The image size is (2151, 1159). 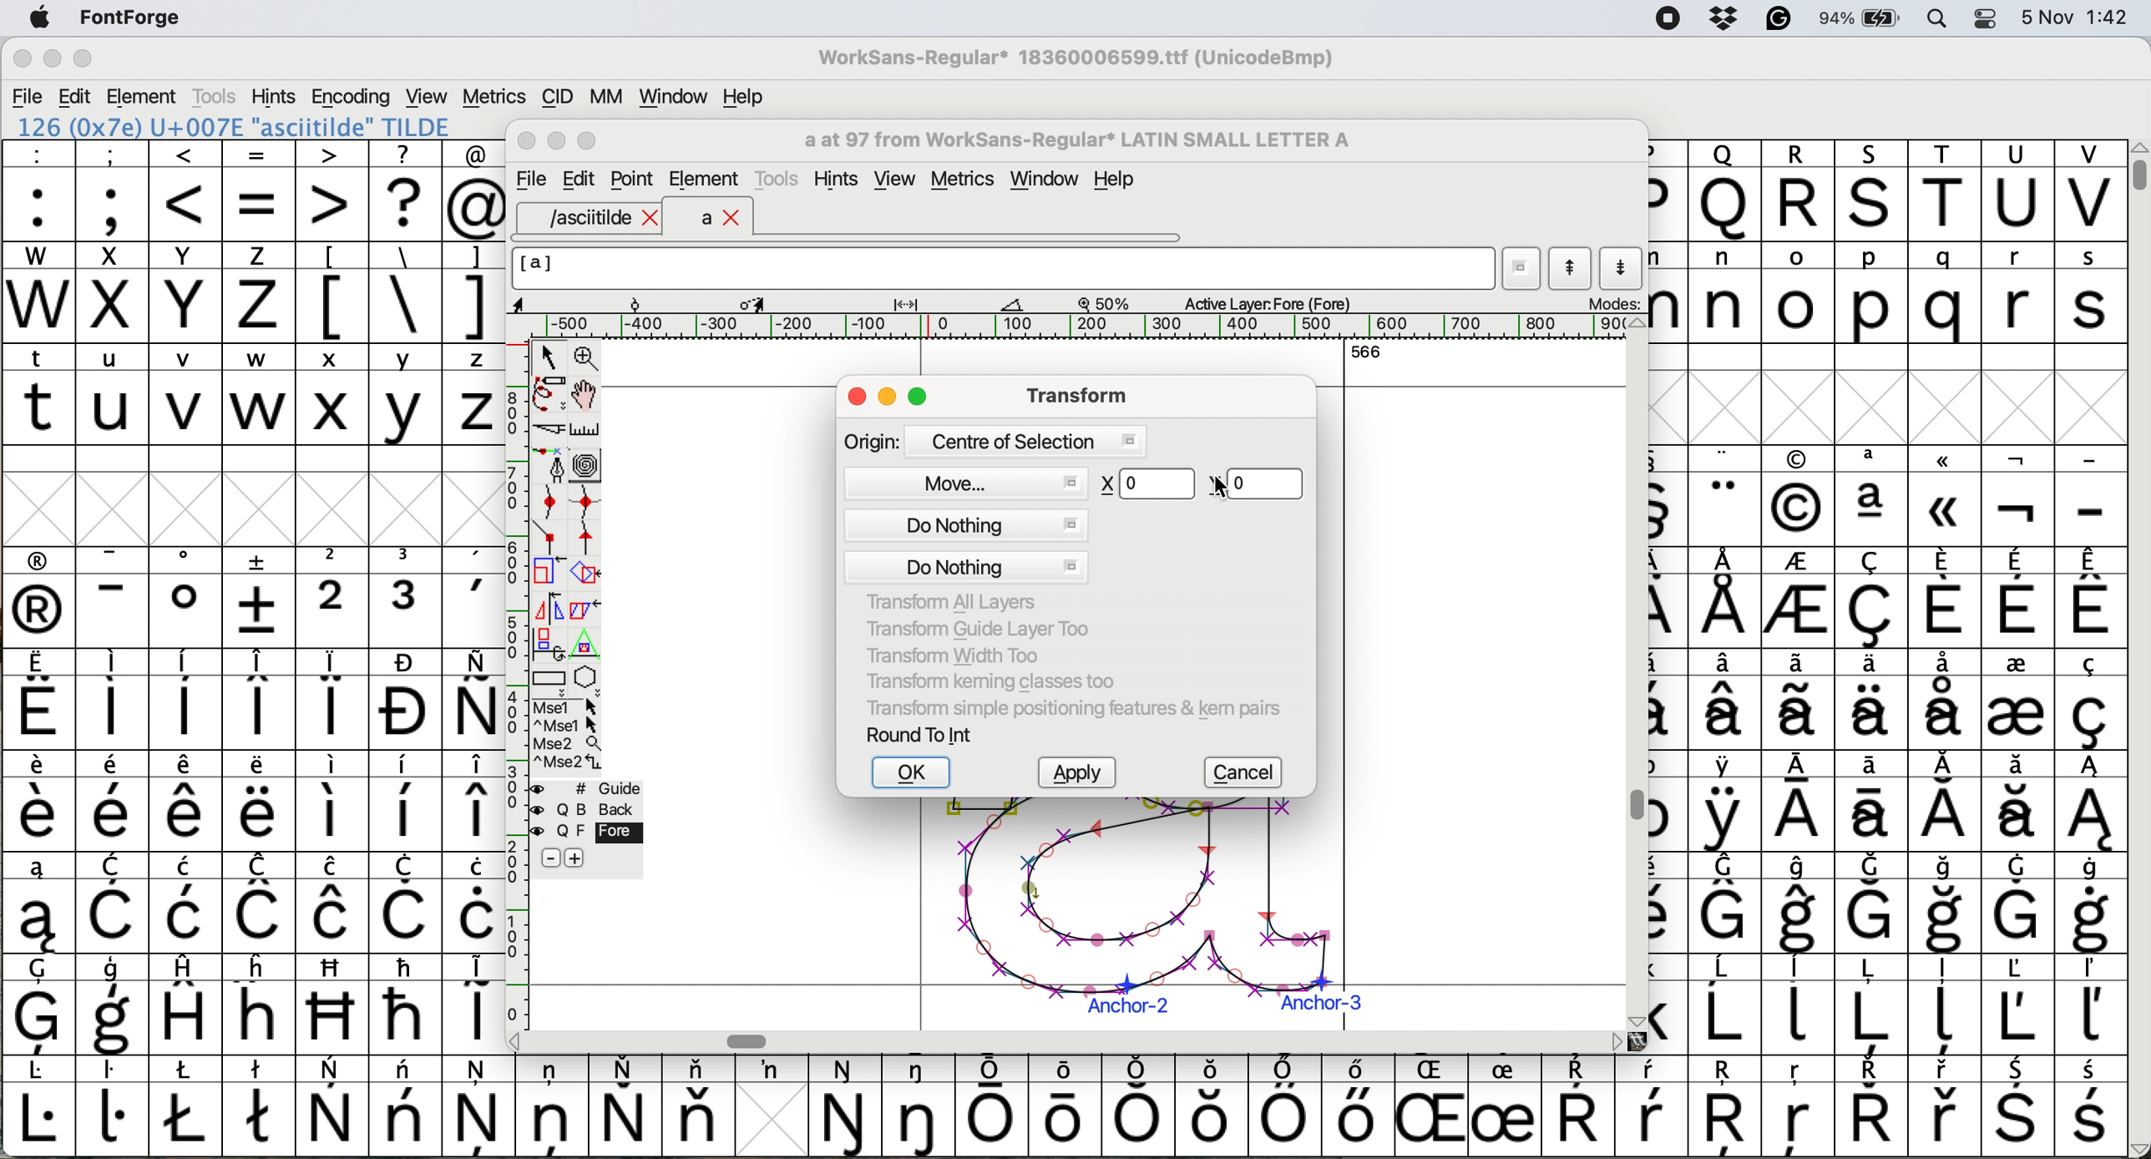 I want to click on n, so click(x=1724, y=291).